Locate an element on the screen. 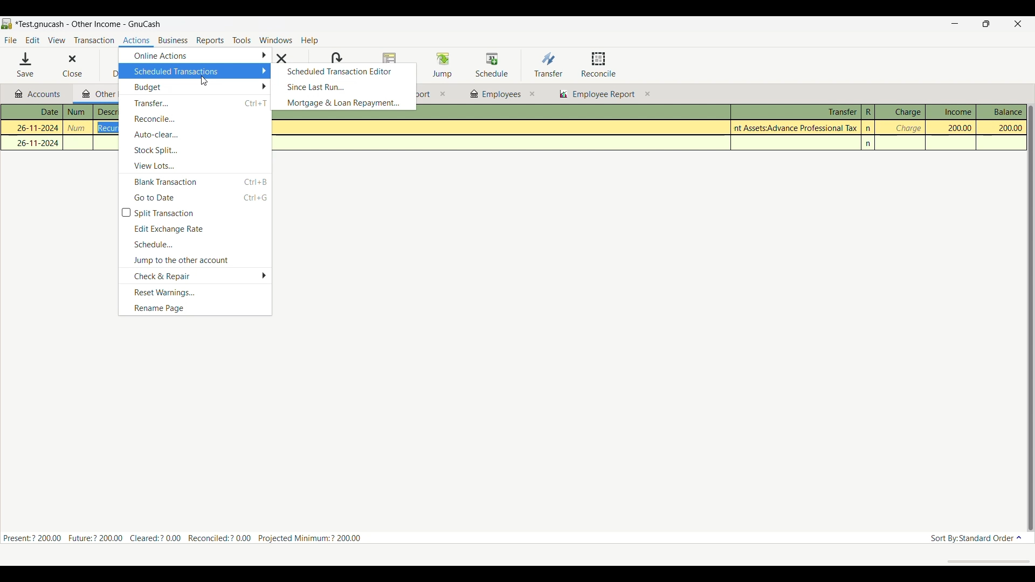  Reconcile is located at coordinates (195, 119).